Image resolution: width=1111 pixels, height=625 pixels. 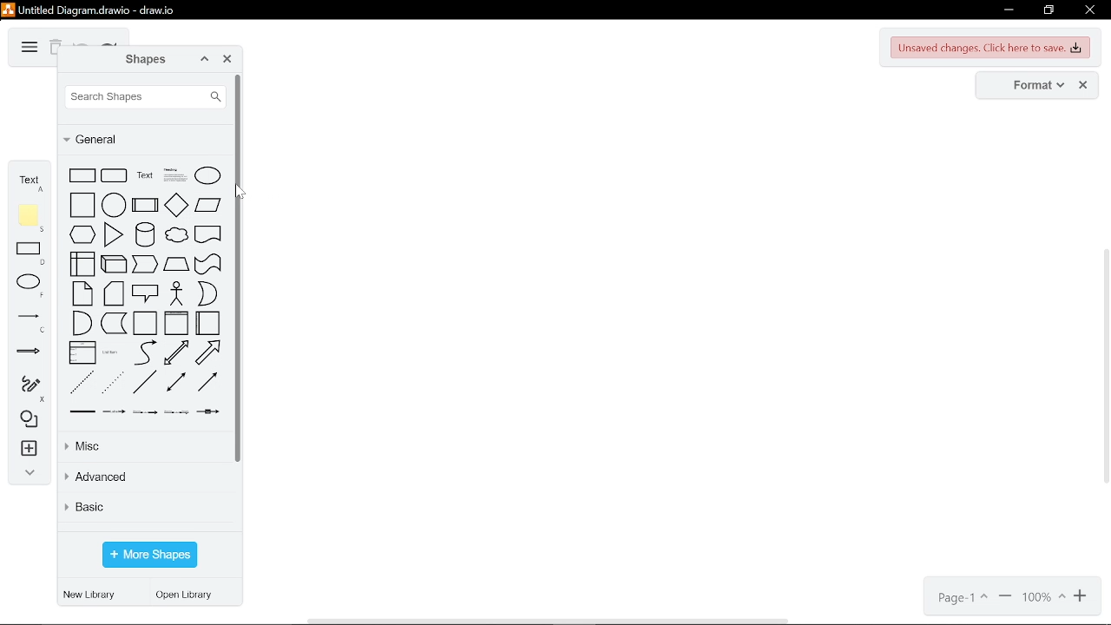 What do you see at coordinates (207, 175) in the screenshot?
I see `ellipse` at bounding box center [207, 175].